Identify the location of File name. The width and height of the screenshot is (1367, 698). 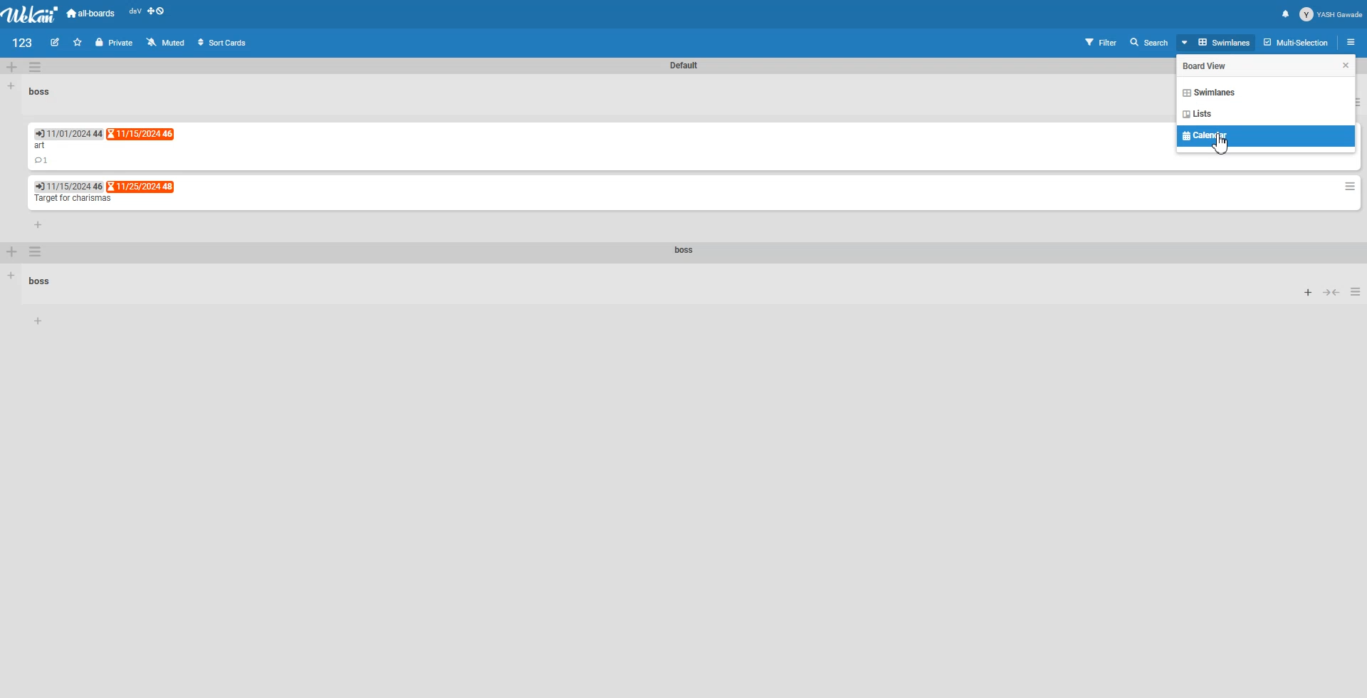
(23, 42).